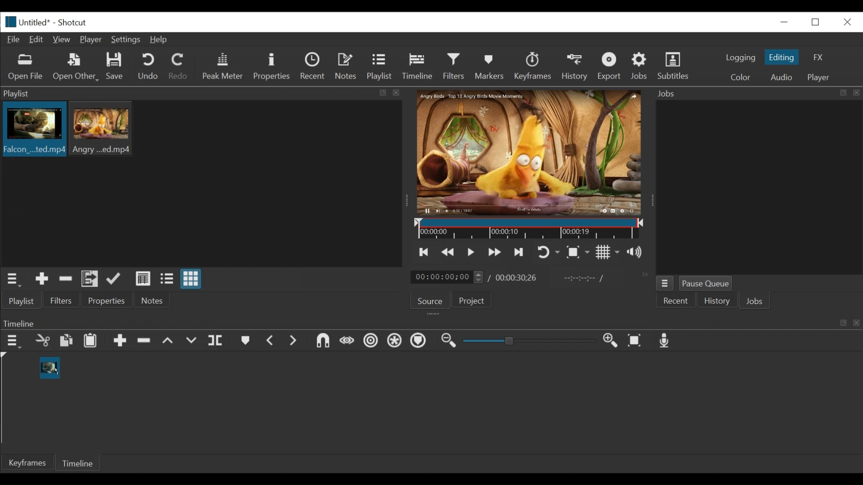  Describe the element at coordinates (491, 66) in the screenshot. I see `Markers` at that location.